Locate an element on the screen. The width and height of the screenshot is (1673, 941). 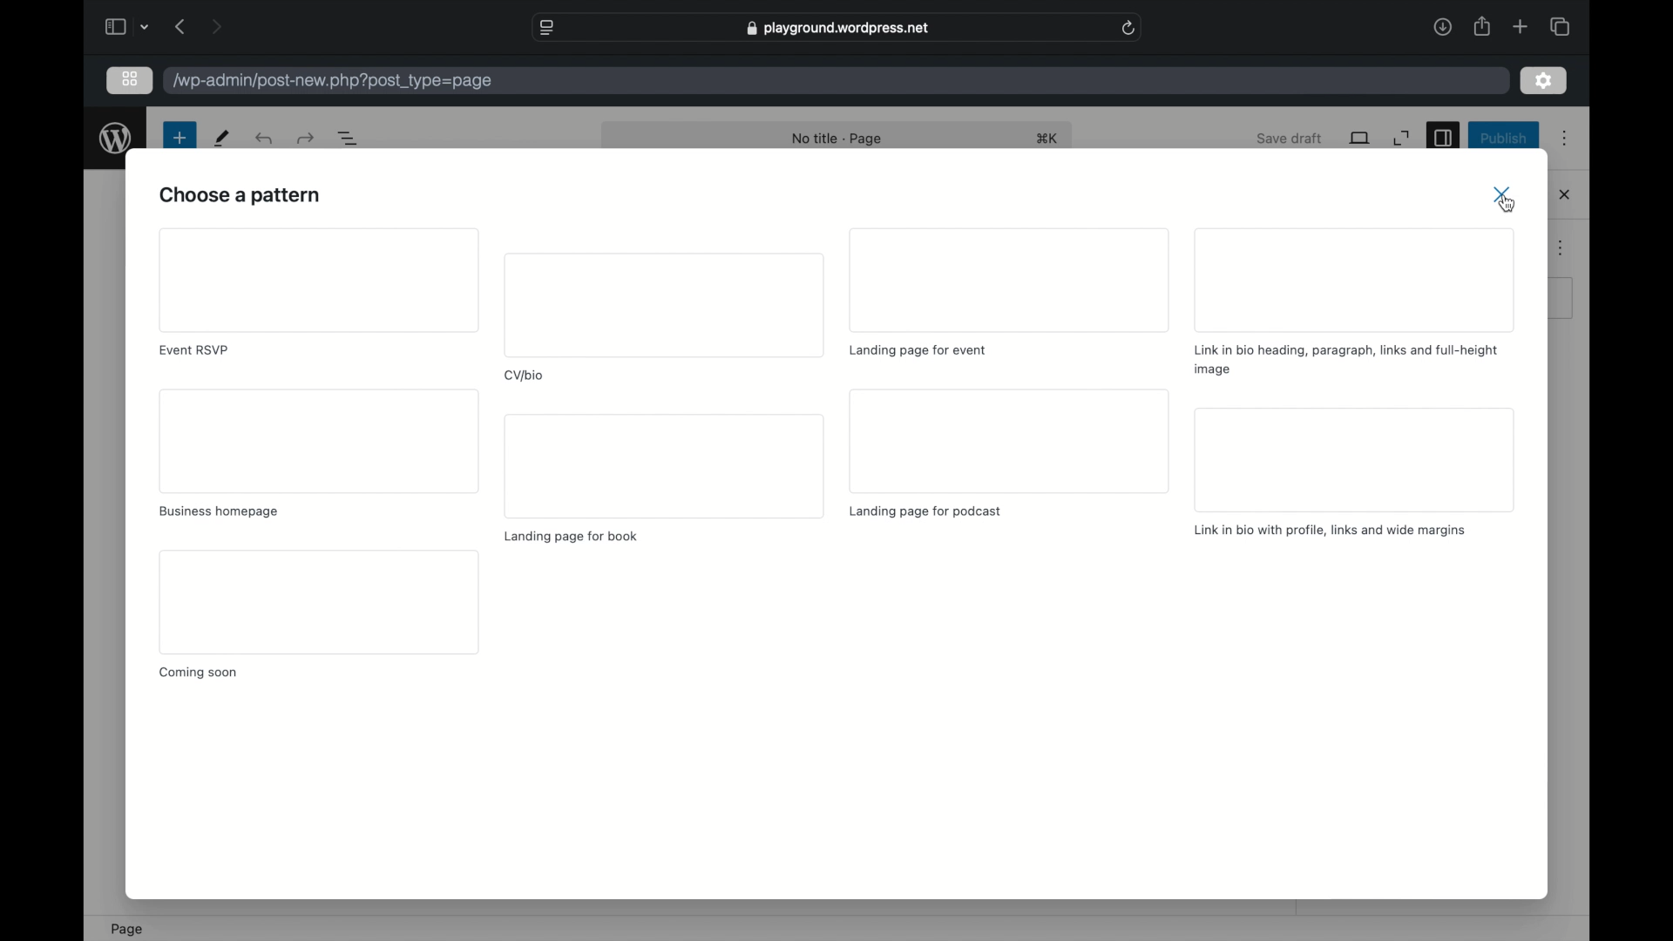
previous page is located at coordinates (180, 26).